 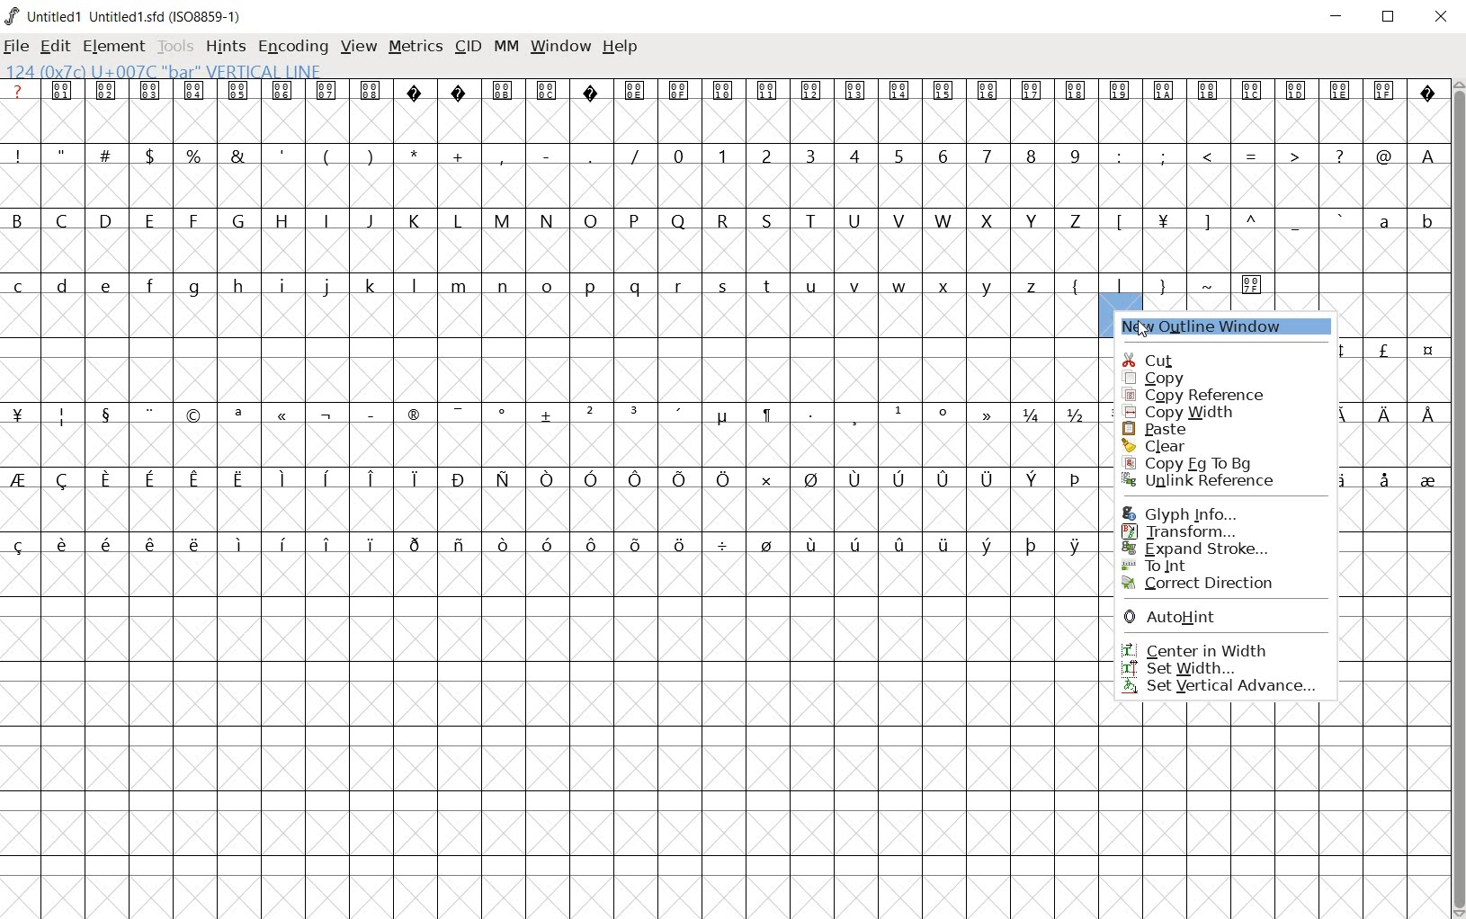 I want to click on tools, so click(x=175, y=45).